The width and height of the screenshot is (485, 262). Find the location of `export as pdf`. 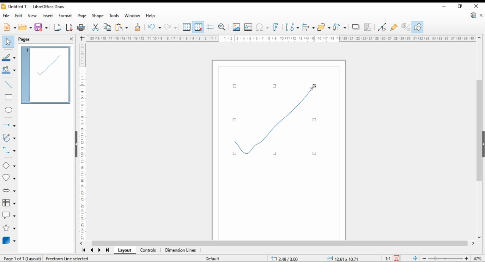

export as pdf is located at coordinates (69, 28).